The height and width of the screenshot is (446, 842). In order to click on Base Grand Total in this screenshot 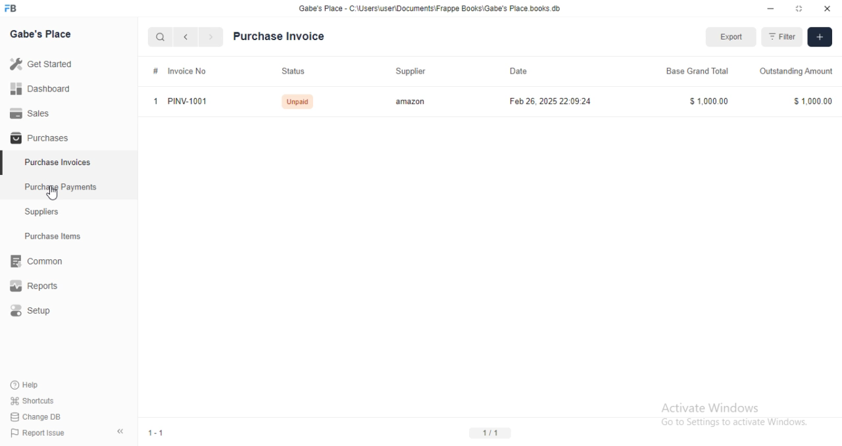, I will do `click(697, 72)`.